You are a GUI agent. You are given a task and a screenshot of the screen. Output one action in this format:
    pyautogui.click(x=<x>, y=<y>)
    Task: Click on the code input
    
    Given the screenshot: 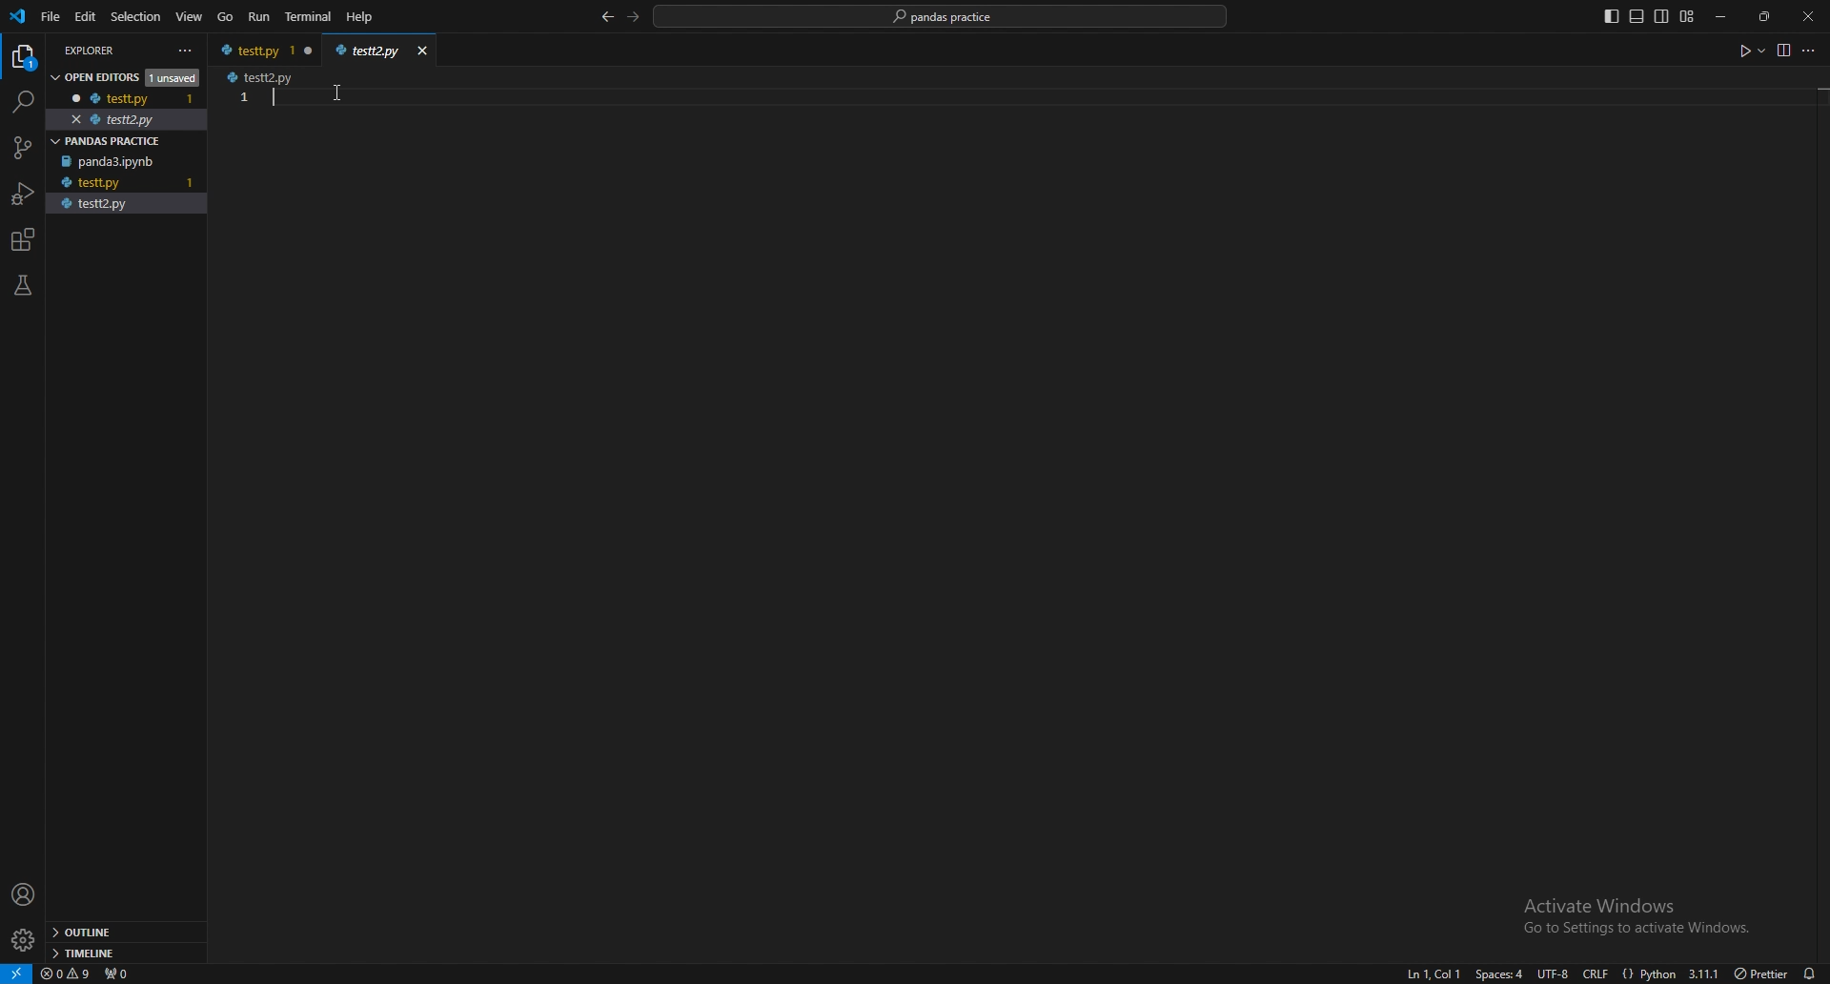 What is the action you would take?
    pyautogui.click(x=668, y=103)
    